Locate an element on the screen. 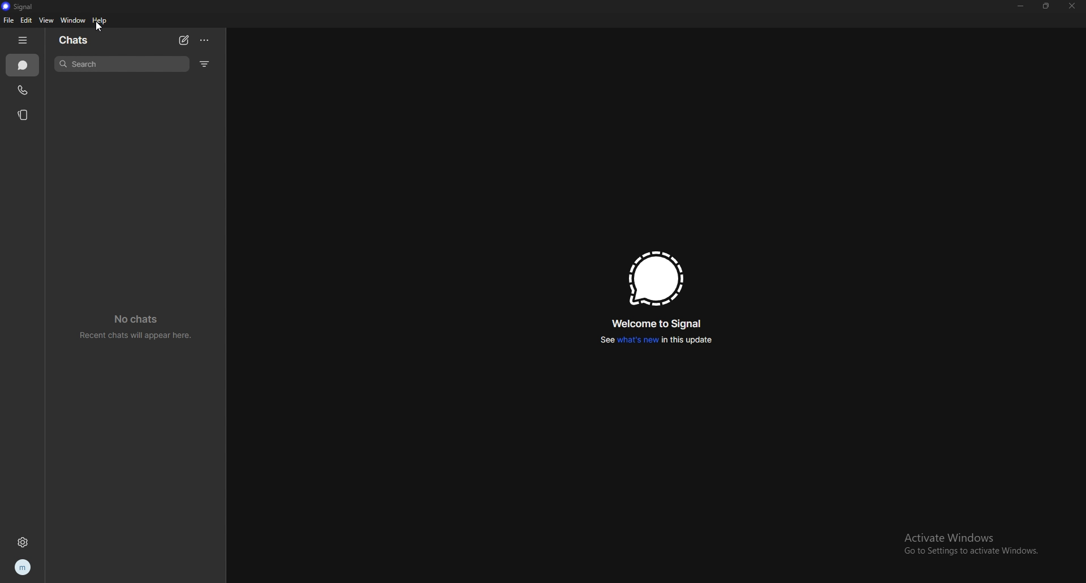 The image size is (1086, 583). window is located at coordinates (73, 20).